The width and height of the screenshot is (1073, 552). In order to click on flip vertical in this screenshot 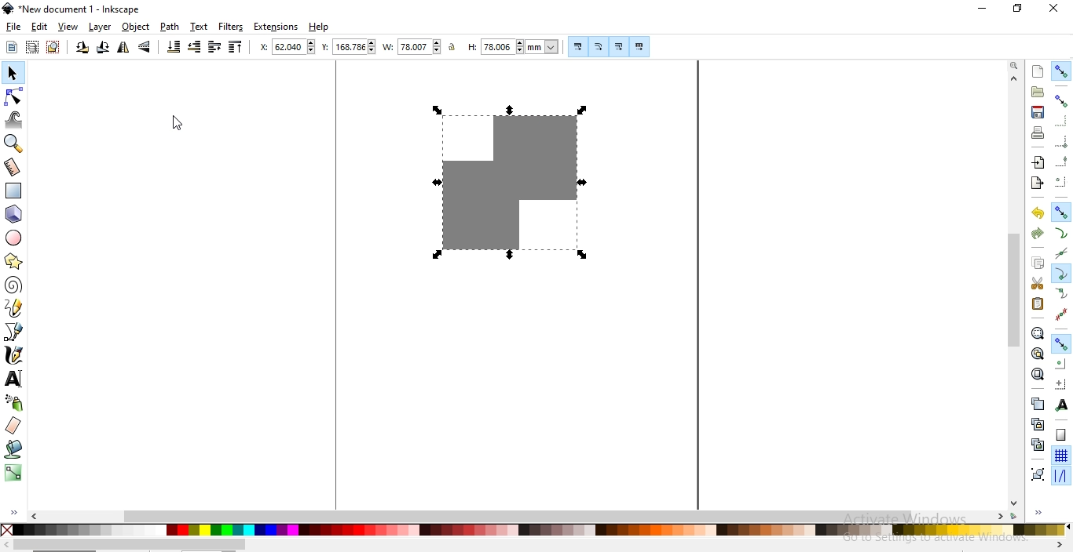, I will do `click(146, 47)`.